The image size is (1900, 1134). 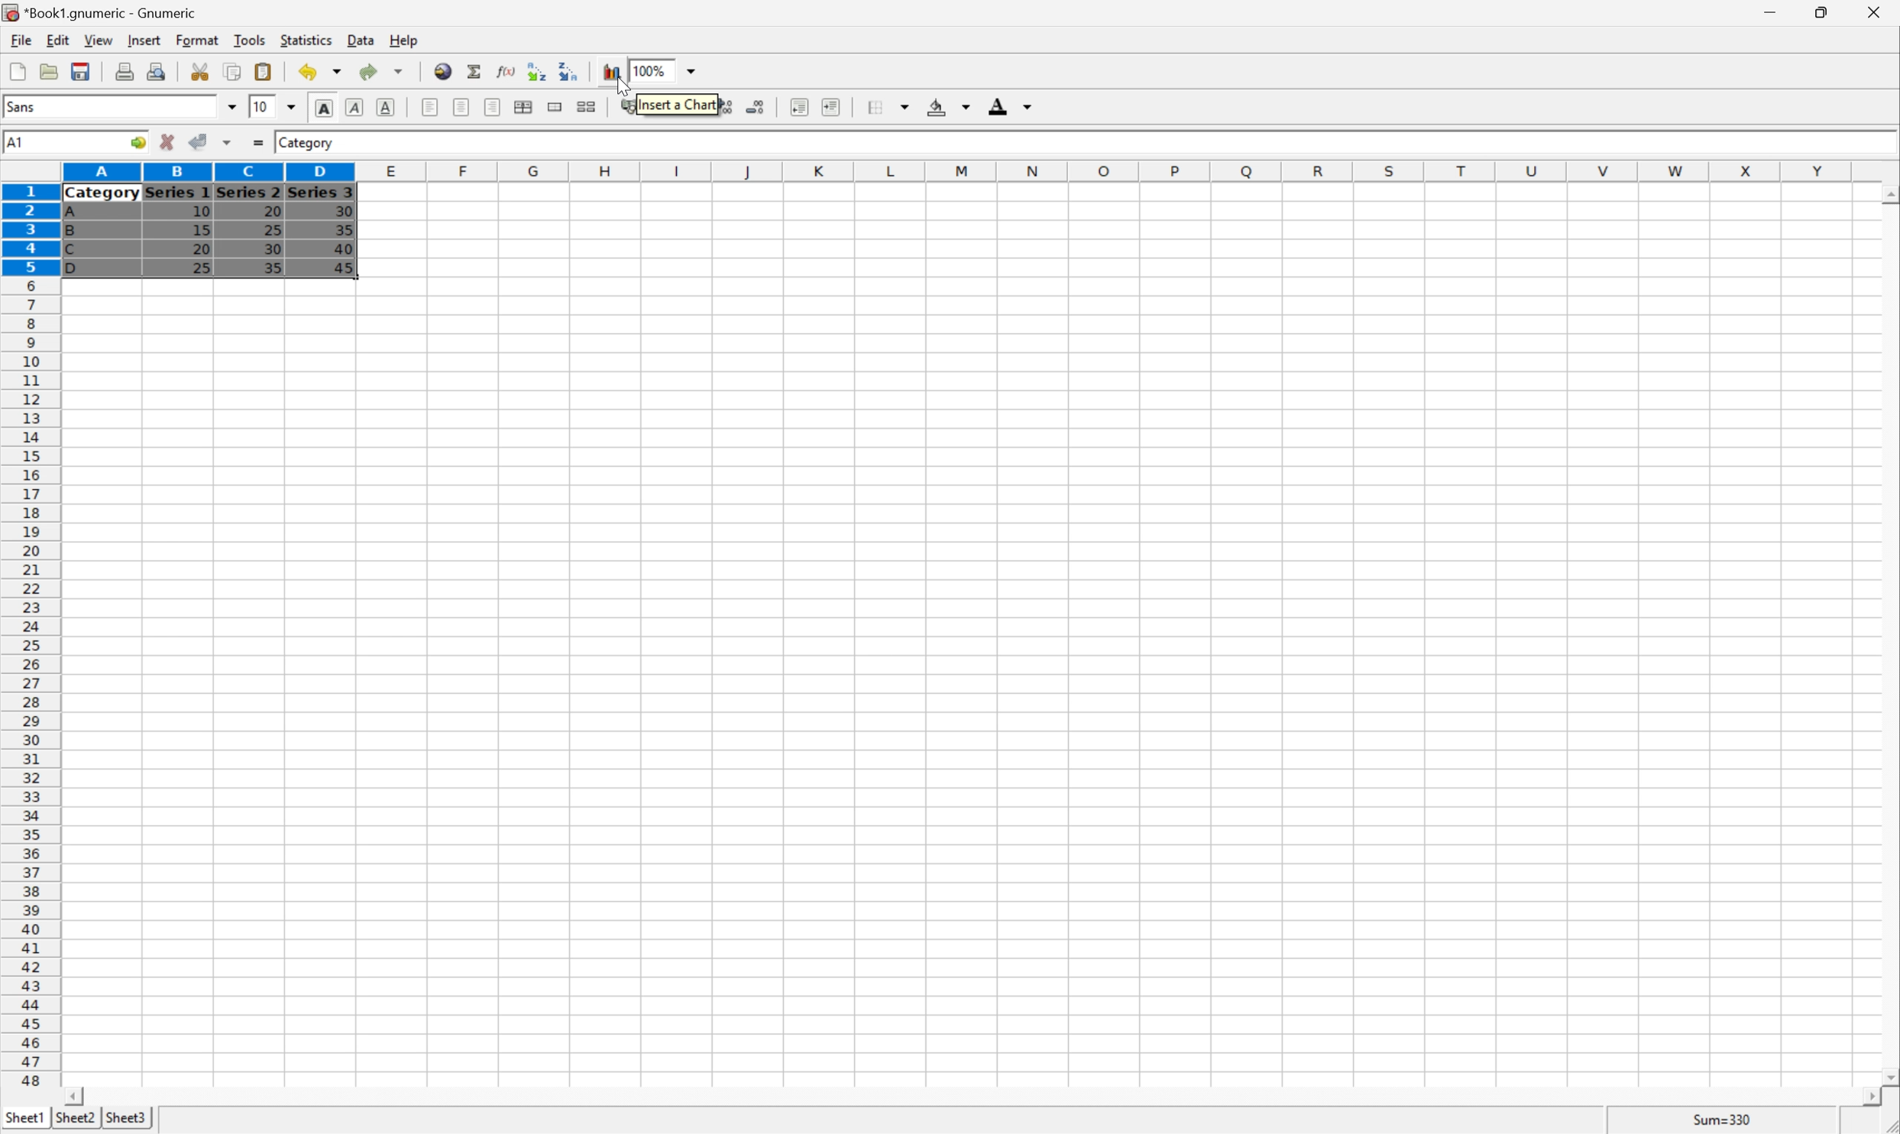 What do you see at coordinates (343, 211) in the screenshot?
I see `30` at bounding box center [343, 211].